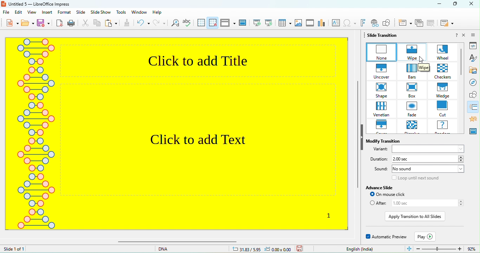  I want to click on wipe, so click(413, 53).